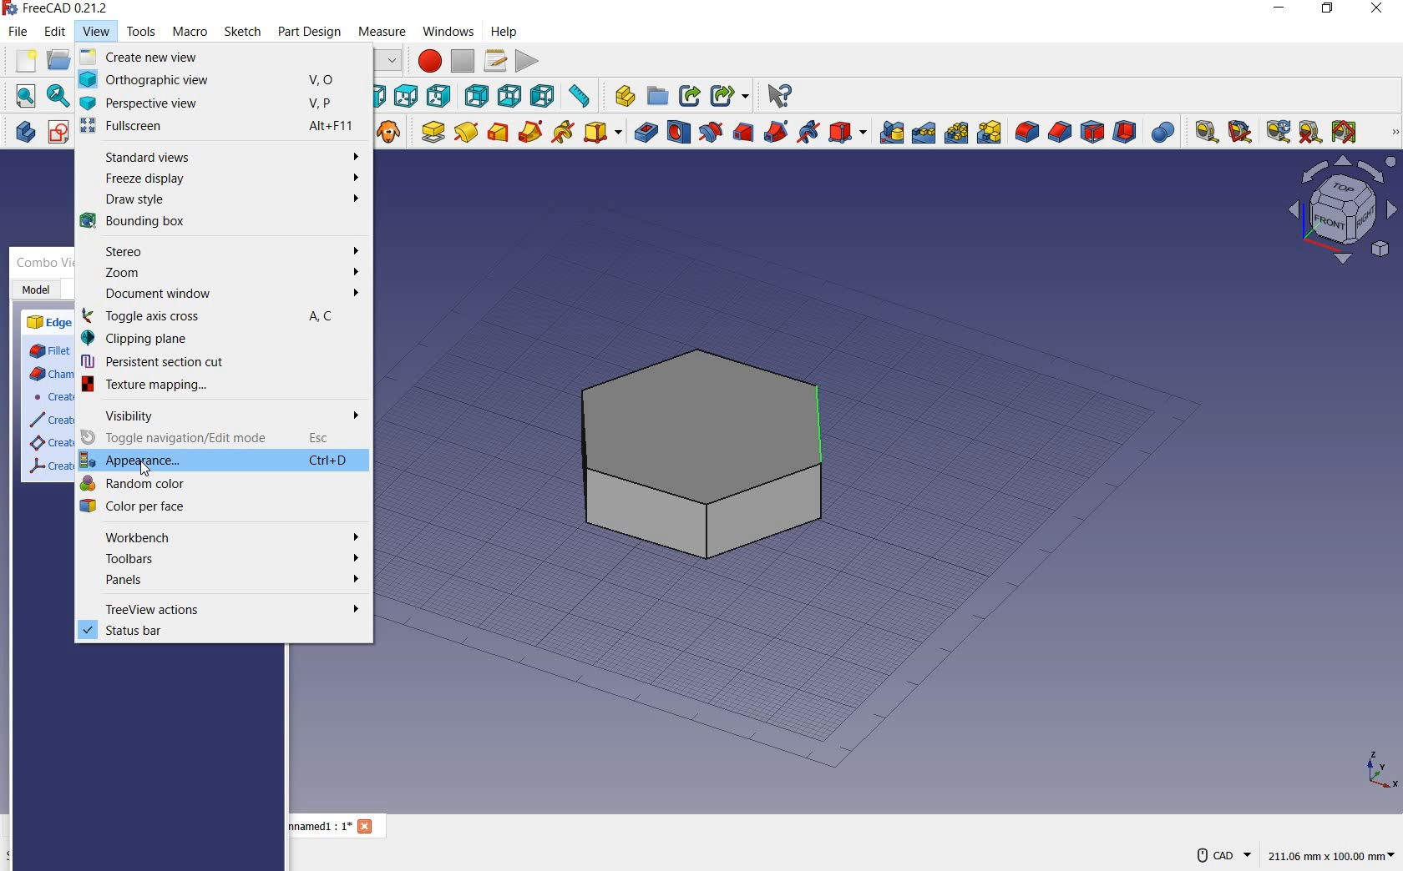 This screenshot has height=871, width=1403. I want to click on additive helix, so click(564, 132).